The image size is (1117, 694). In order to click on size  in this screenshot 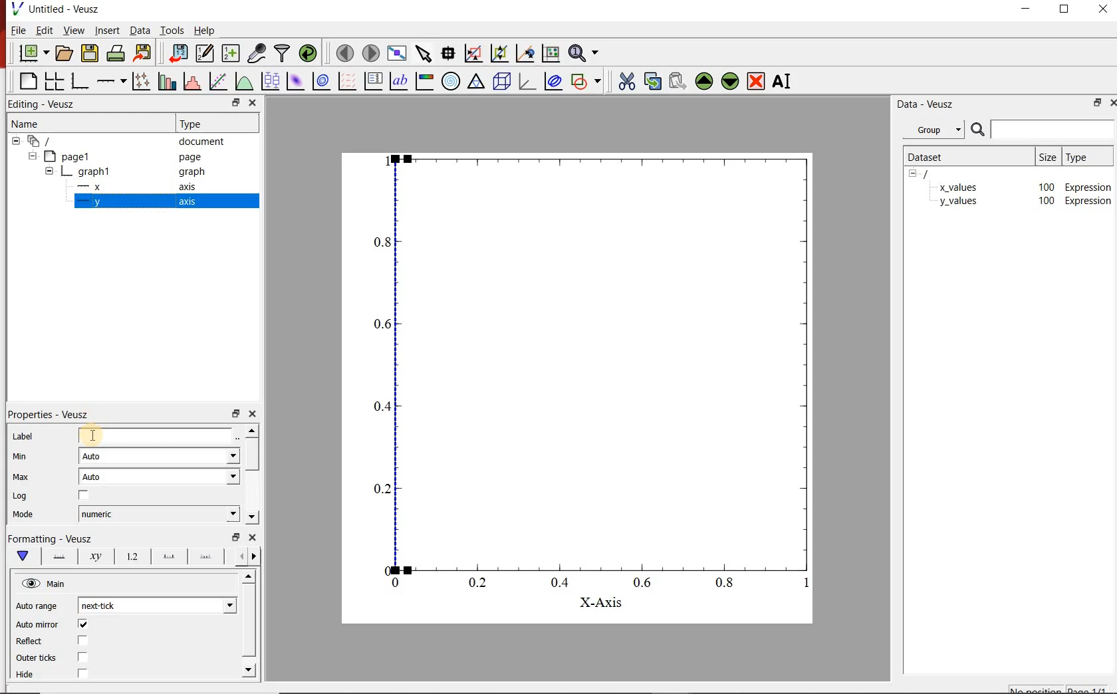, I will do `click(1049, 157)`.